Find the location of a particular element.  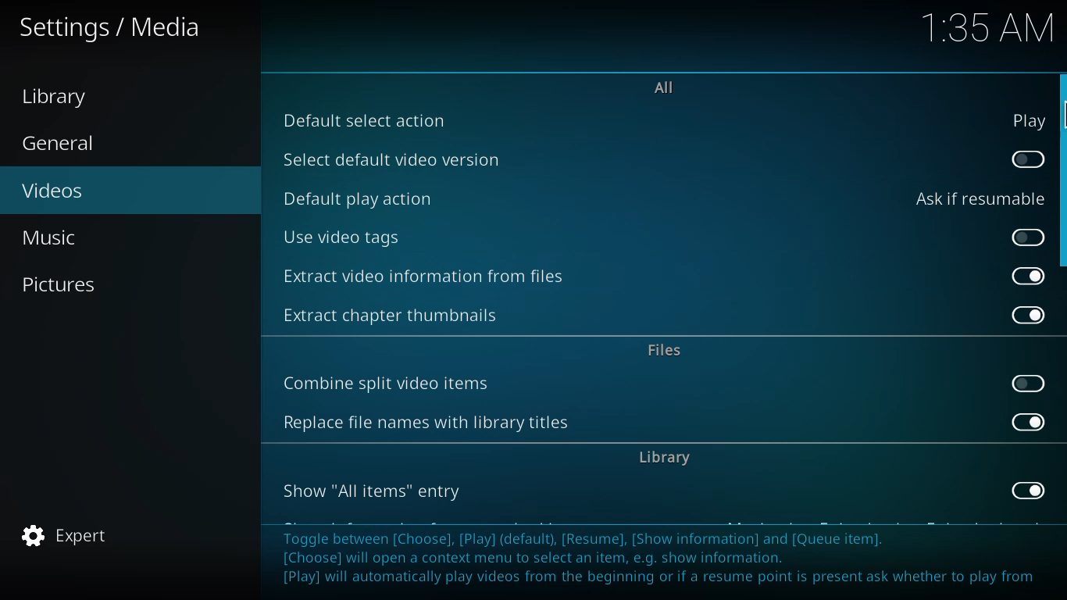

replace file names is located at coordinates (424, 423).